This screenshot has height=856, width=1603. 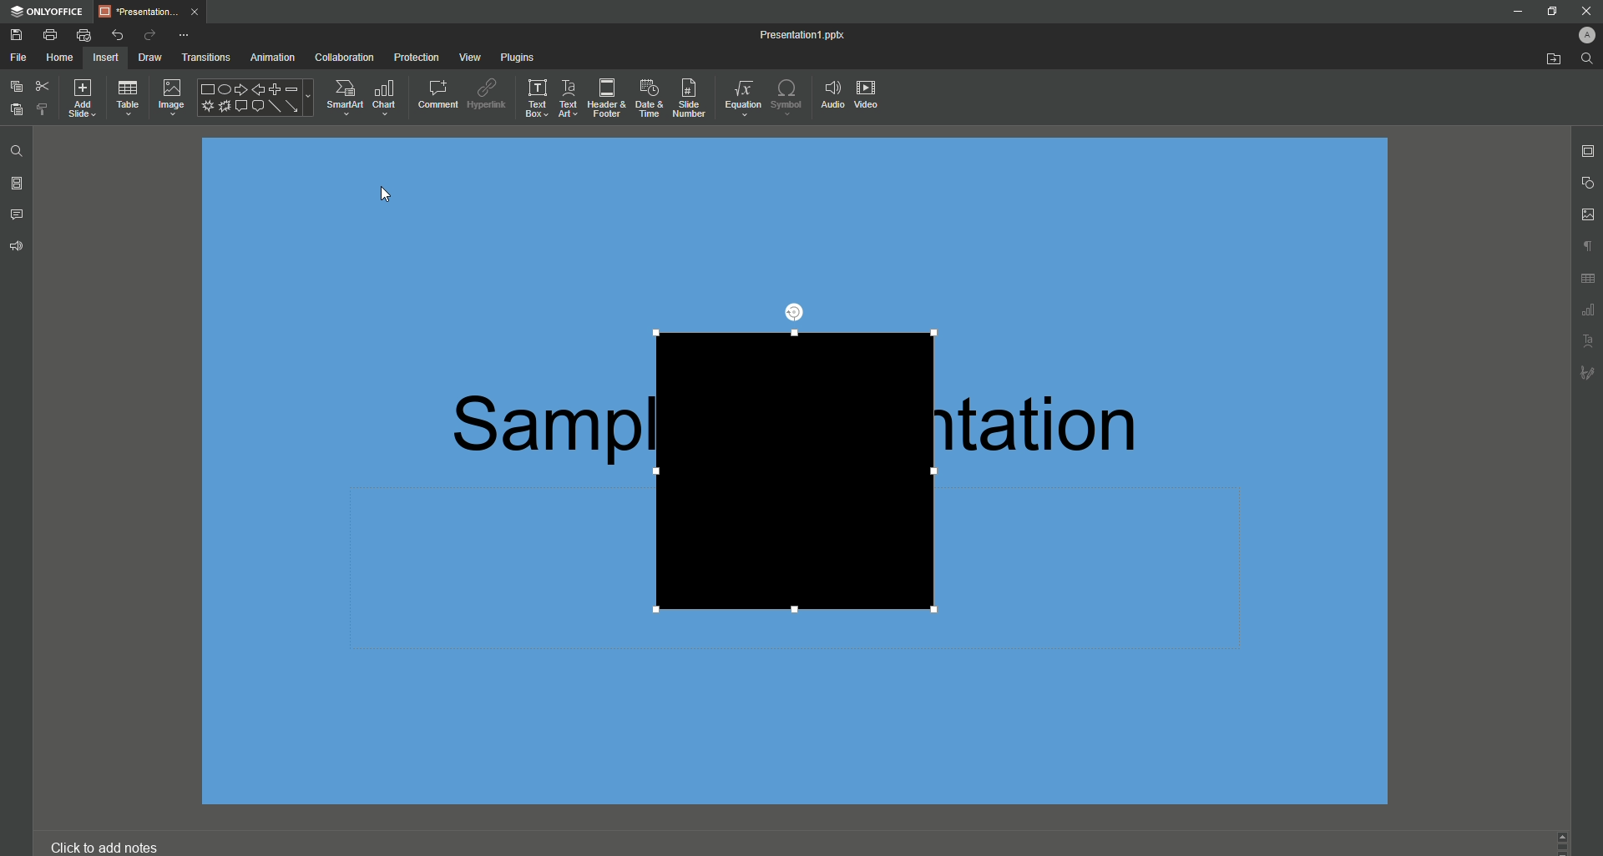 I want to click on Minimize, so click(x=1515, y=13).